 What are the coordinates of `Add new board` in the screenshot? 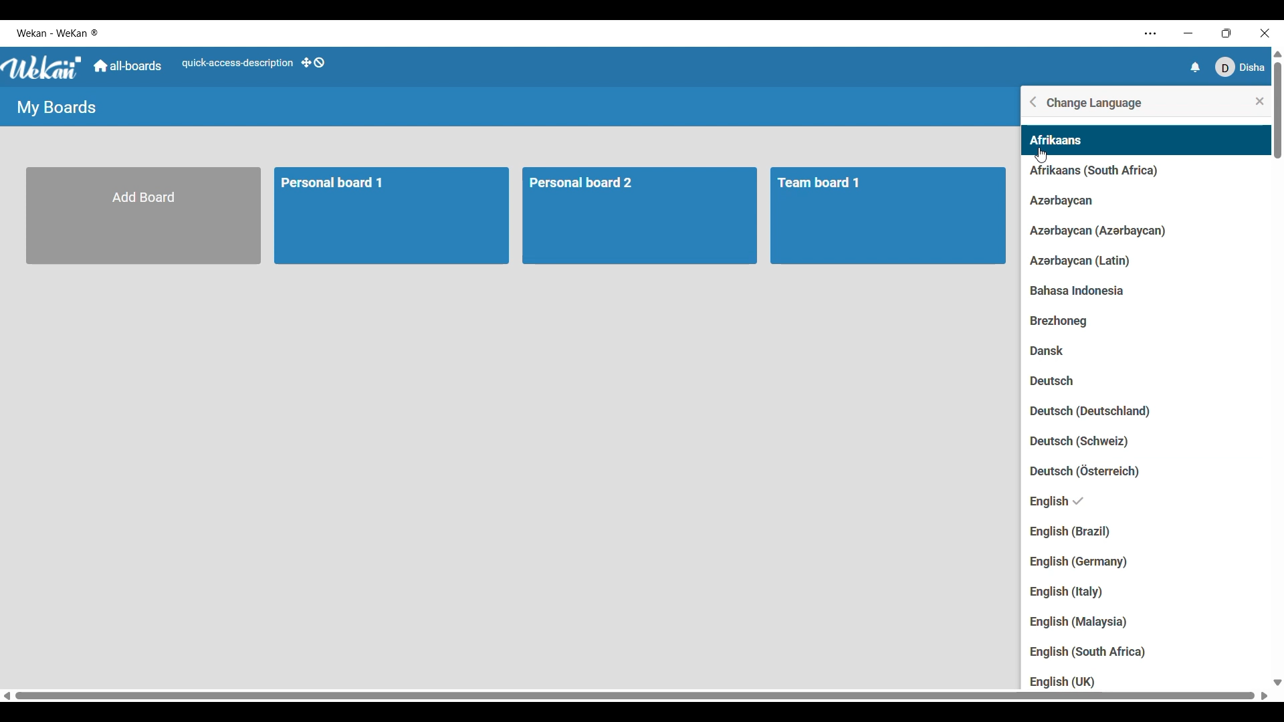 It's located at (144, 216).